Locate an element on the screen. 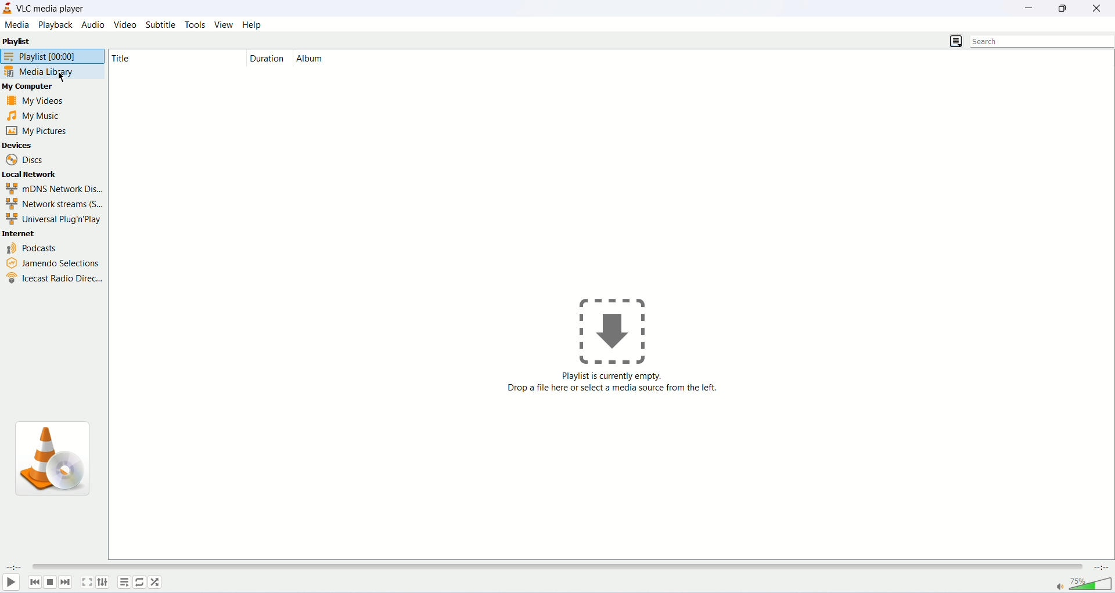 This screenshot has width=1115, height=593. playback is located at coordinates (57, 24).